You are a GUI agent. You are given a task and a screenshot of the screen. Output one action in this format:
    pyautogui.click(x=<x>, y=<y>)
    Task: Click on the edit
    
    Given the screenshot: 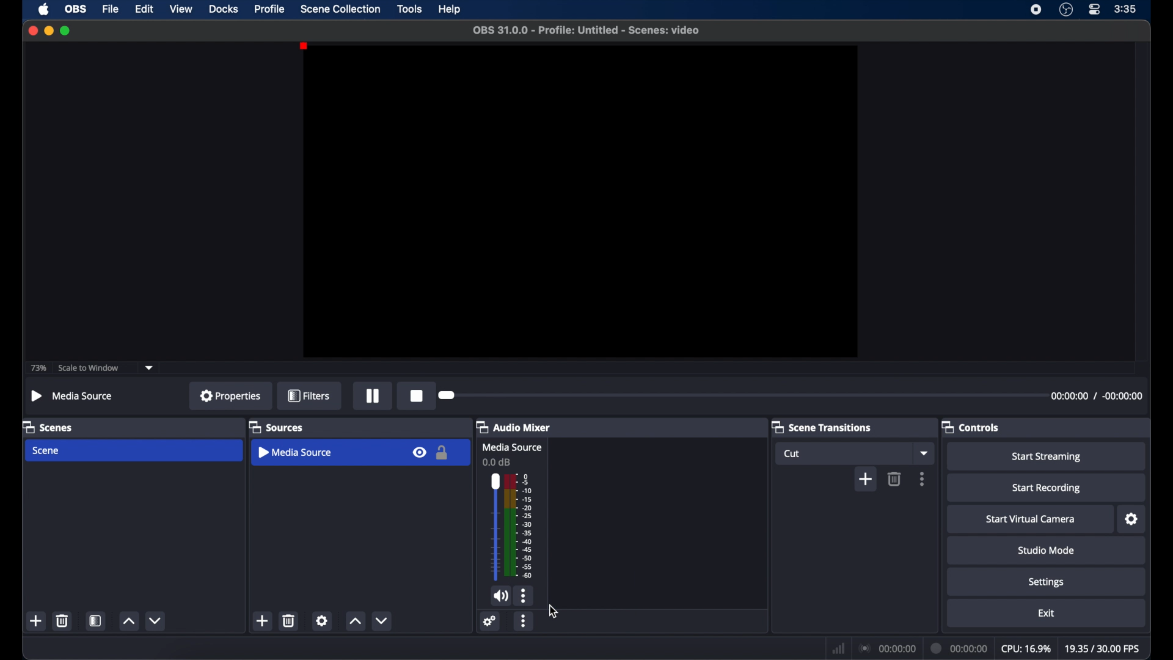 What is the action you would take?
    pyautogui.click(x=144, y=9)
    